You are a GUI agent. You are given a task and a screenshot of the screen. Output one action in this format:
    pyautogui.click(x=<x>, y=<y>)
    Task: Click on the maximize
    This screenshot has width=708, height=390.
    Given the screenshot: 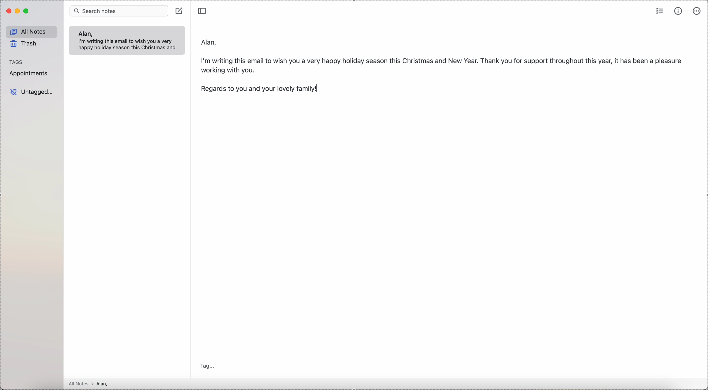 What is the action you would take?
    pyautogui.click(x=27, y=11)
    